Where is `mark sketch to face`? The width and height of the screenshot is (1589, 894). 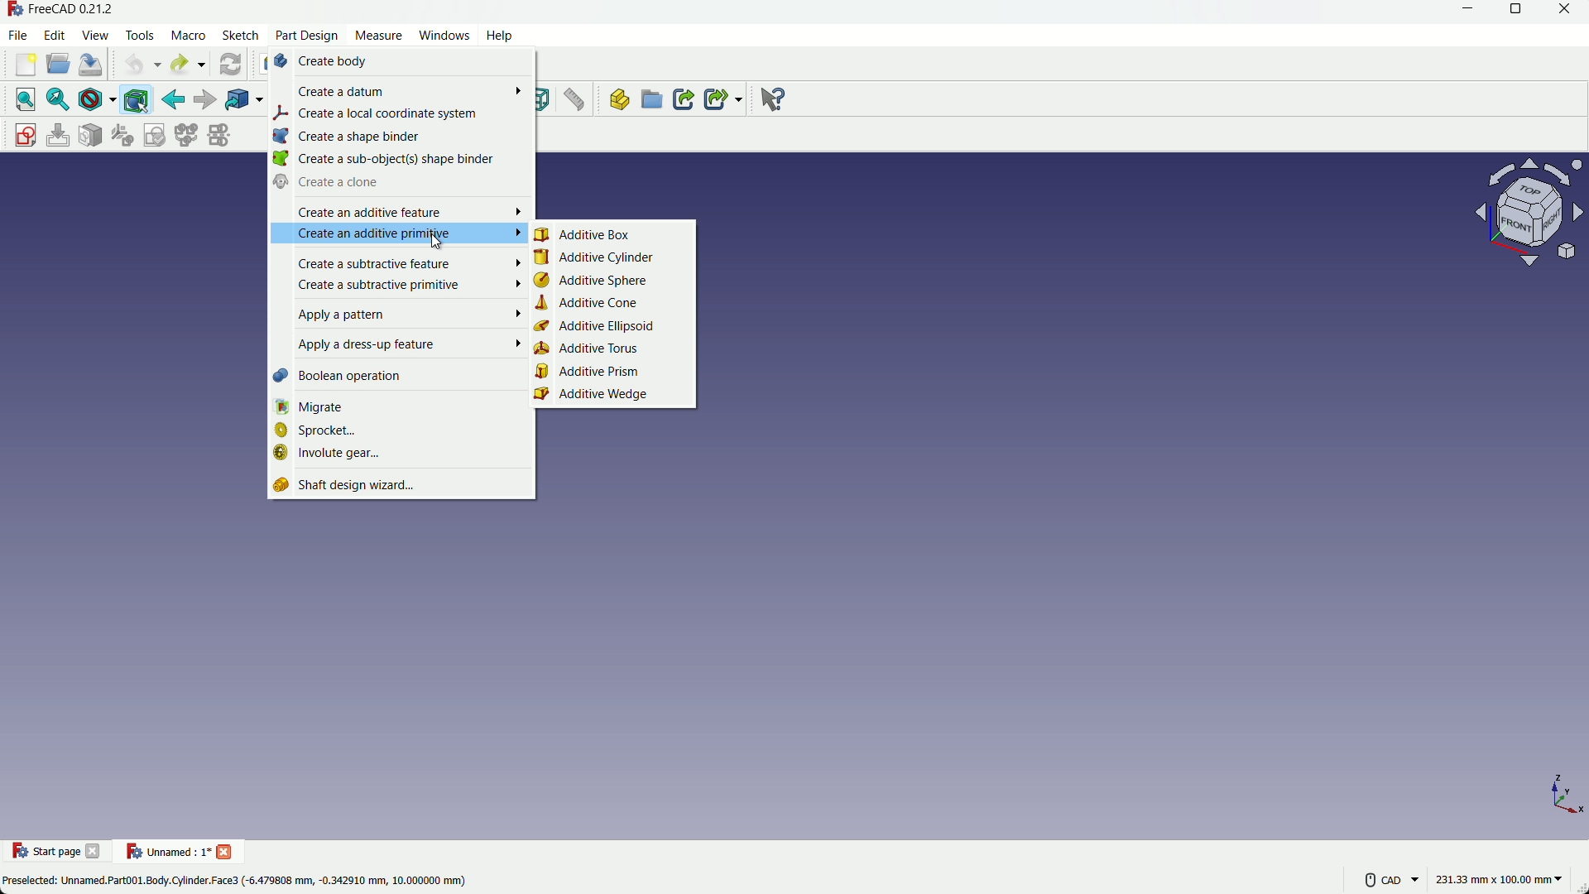
mark sketch to face is located at coordinates (91, 136).